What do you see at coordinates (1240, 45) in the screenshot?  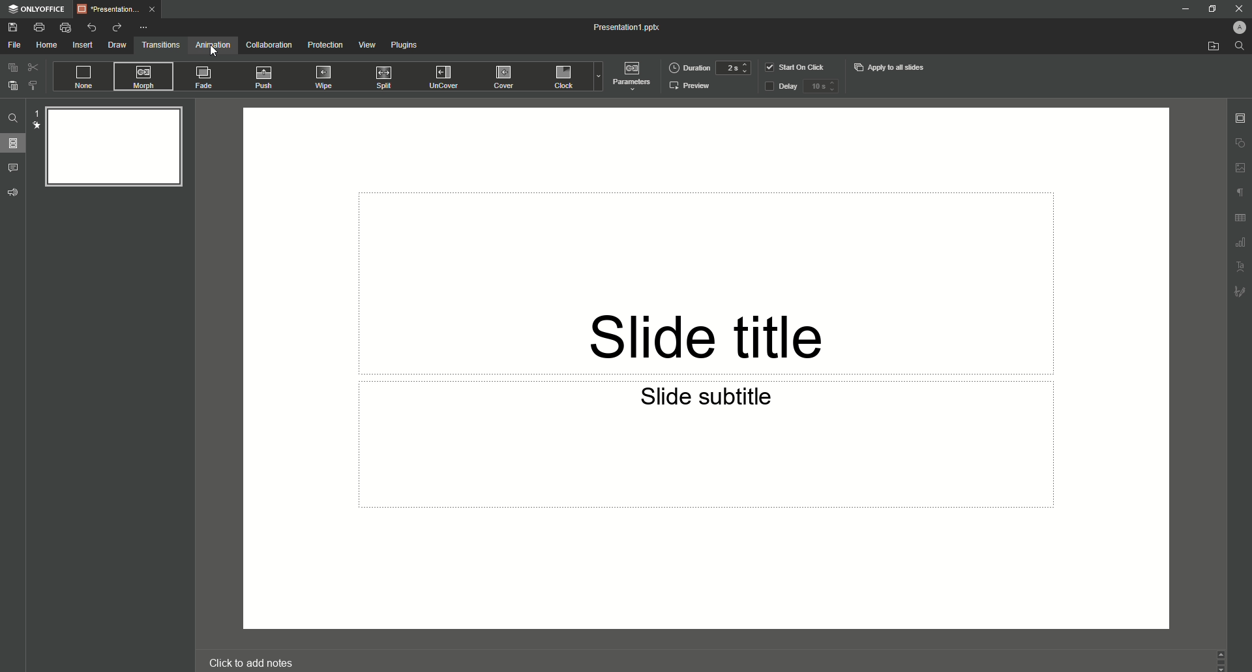 I see `Find` at bounding box center [1240, 45].